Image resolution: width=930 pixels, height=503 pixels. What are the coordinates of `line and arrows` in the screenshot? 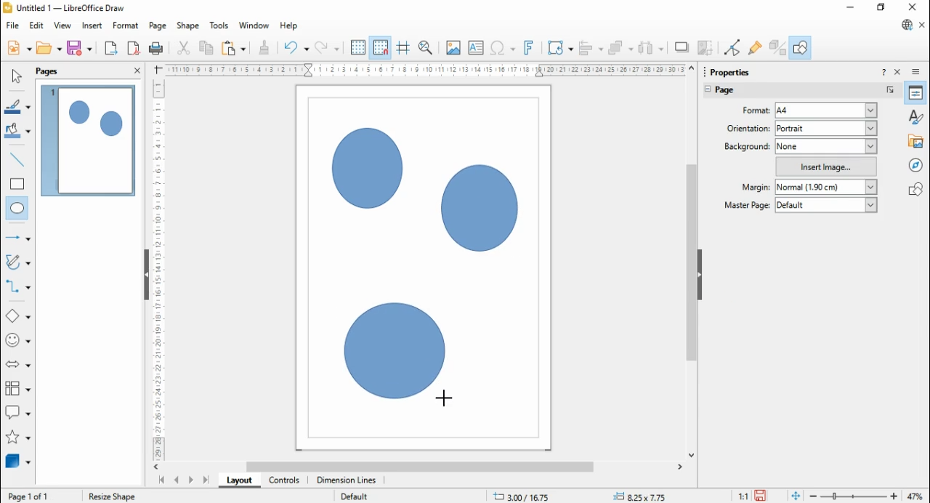 It's located at (18, 238).